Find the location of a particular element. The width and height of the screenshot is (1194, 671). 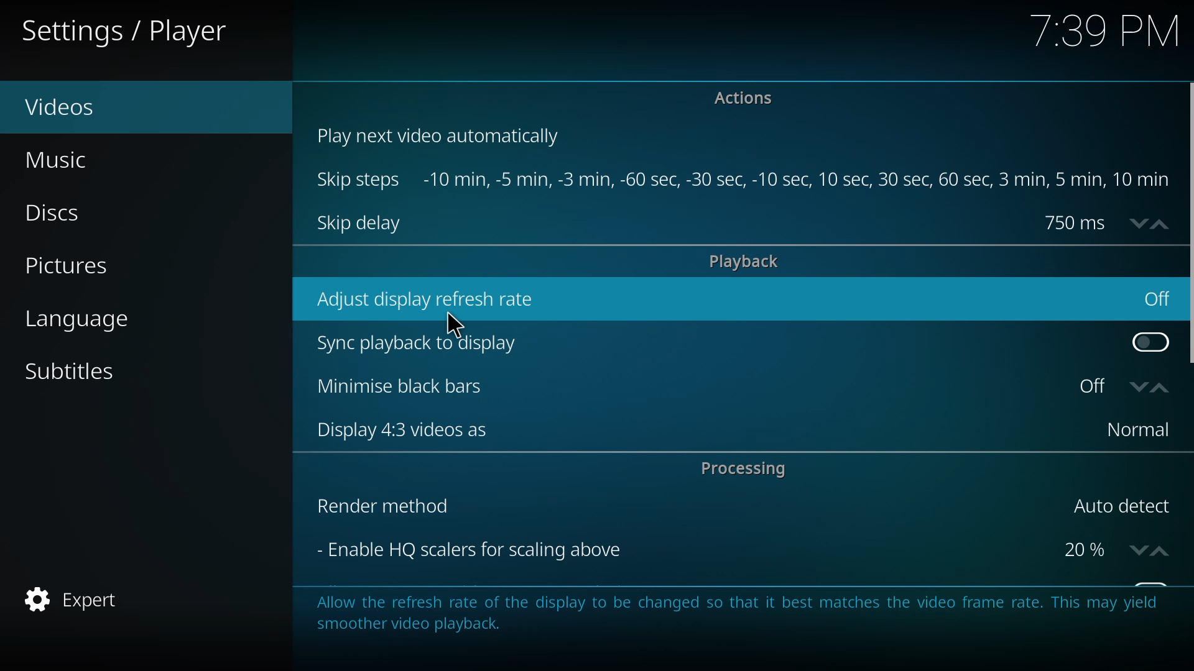

20 is located at coordinates (1112, 549).